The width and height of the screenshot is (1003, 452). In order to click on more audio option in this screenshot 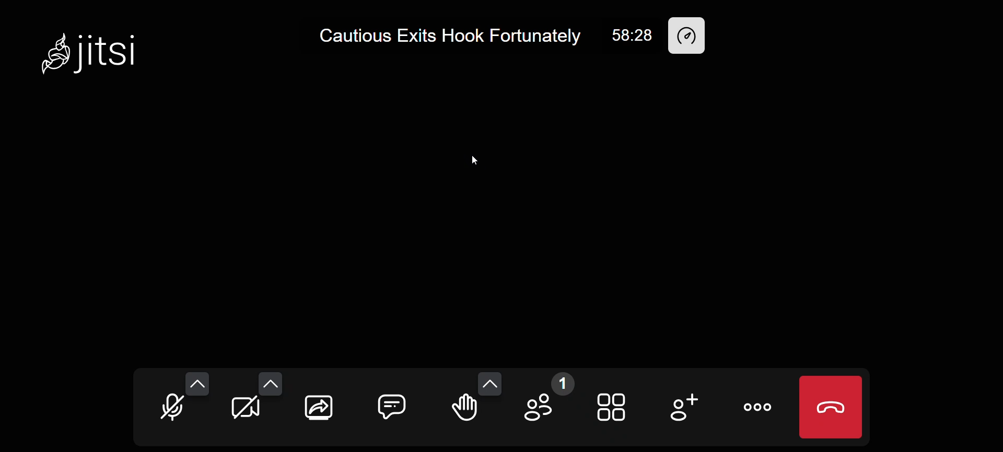, I will do `click(199, 384)`.